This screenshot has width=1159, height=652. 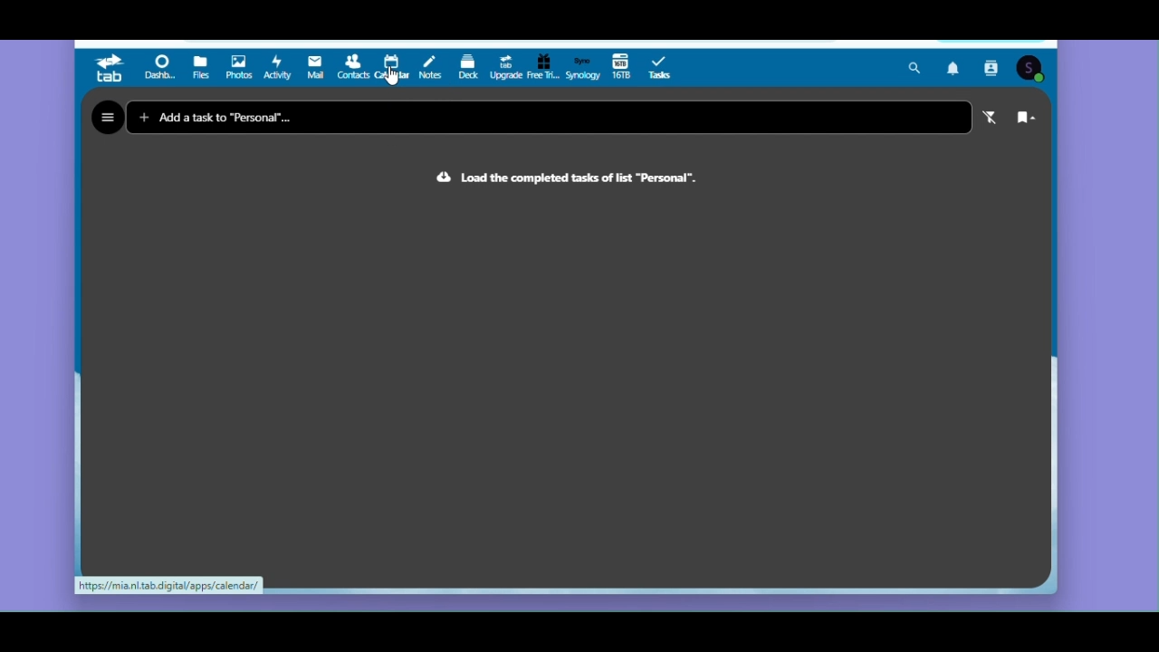 I want to click on Files, so click(x=202, y=69).